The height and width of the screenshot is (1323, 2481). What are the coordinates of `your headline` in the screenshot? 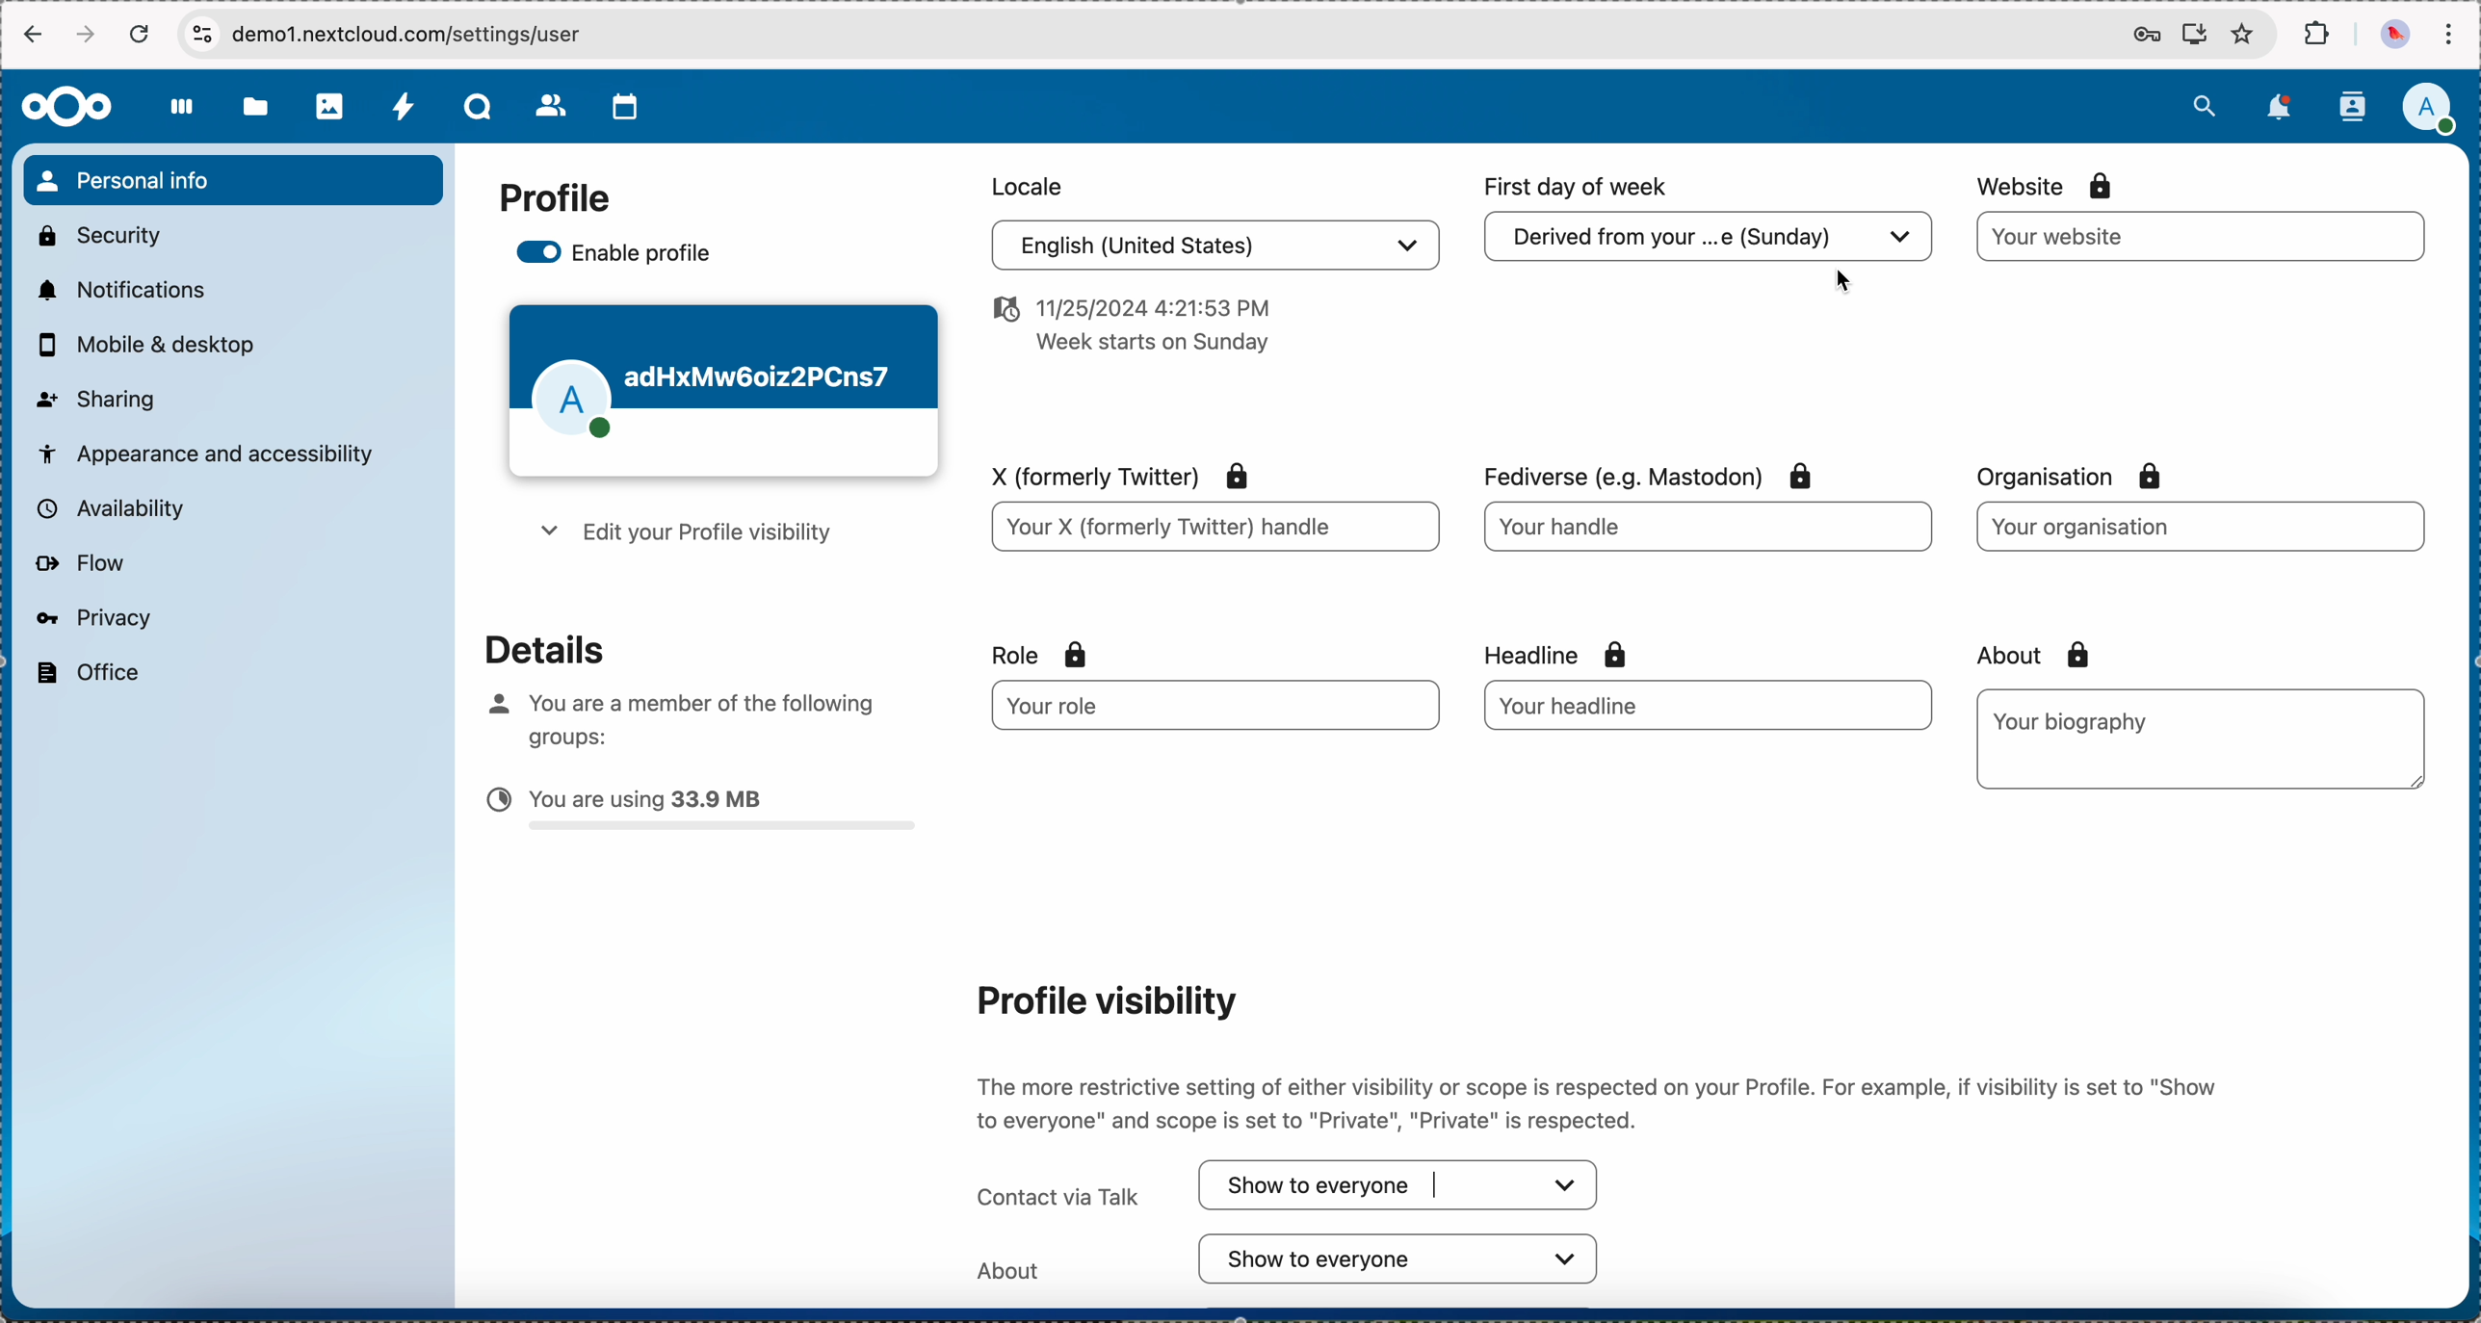 It's located at (1650, 705).